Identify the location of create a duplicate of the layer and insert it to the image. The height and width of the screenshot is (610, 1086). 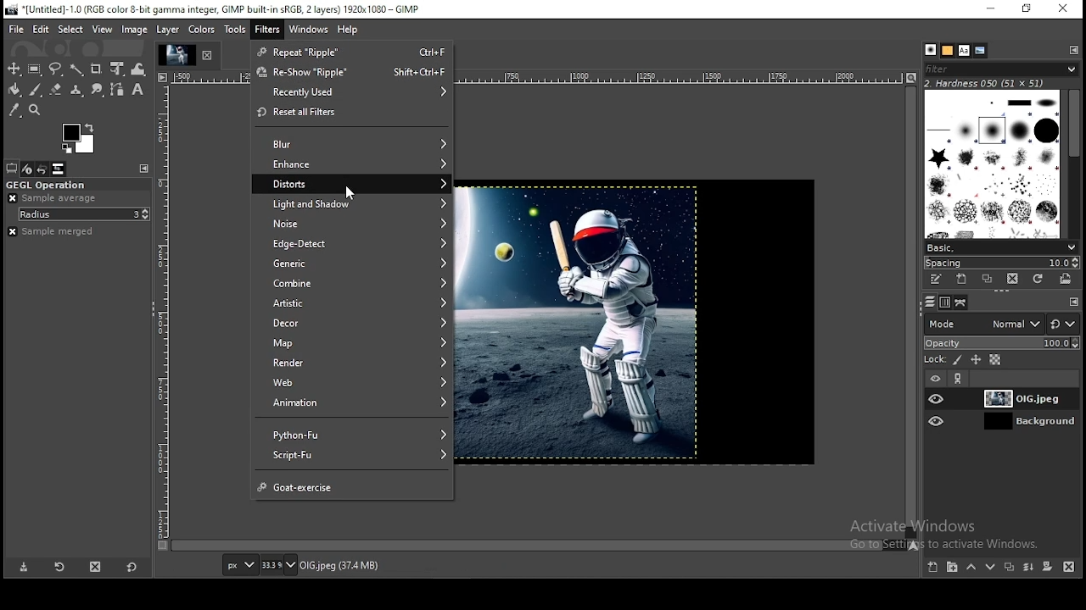
(1011, 566).